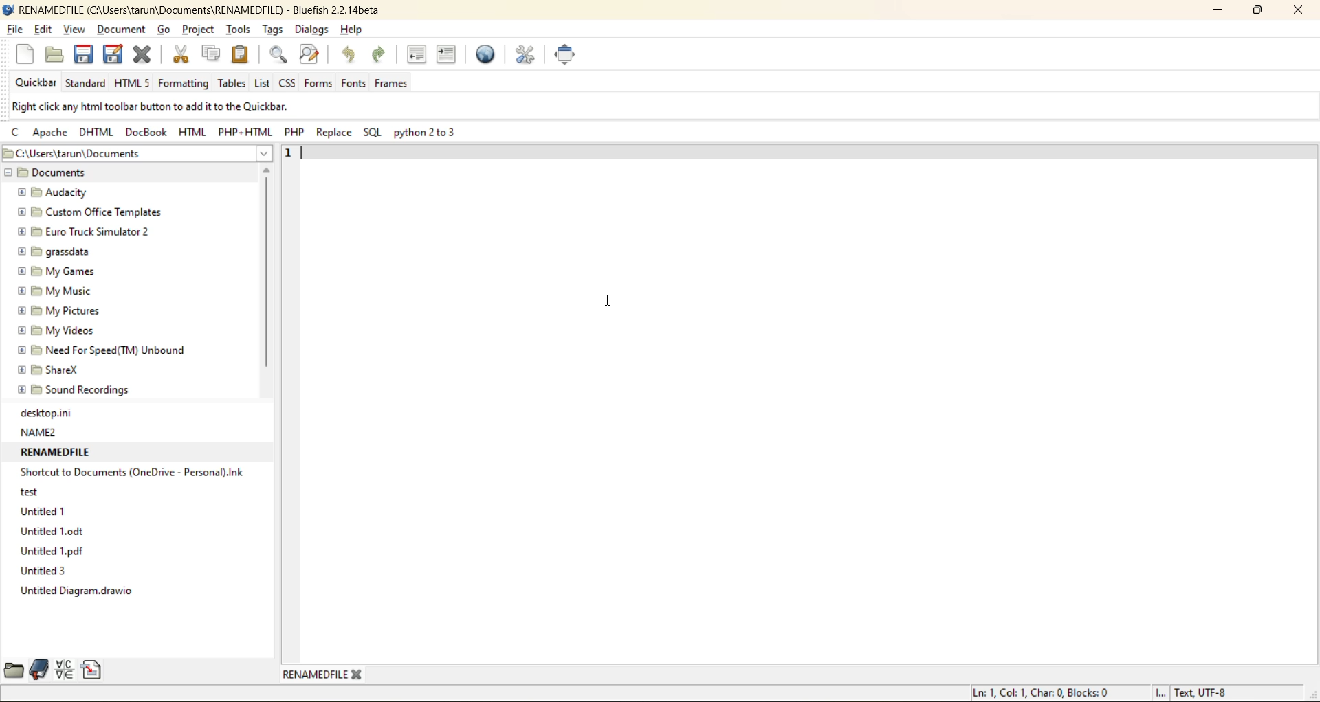 This screenshot has width=1320, height=702. Describe the element at coordinates (320, 84) in the screenshot. I see `forms` at that location.